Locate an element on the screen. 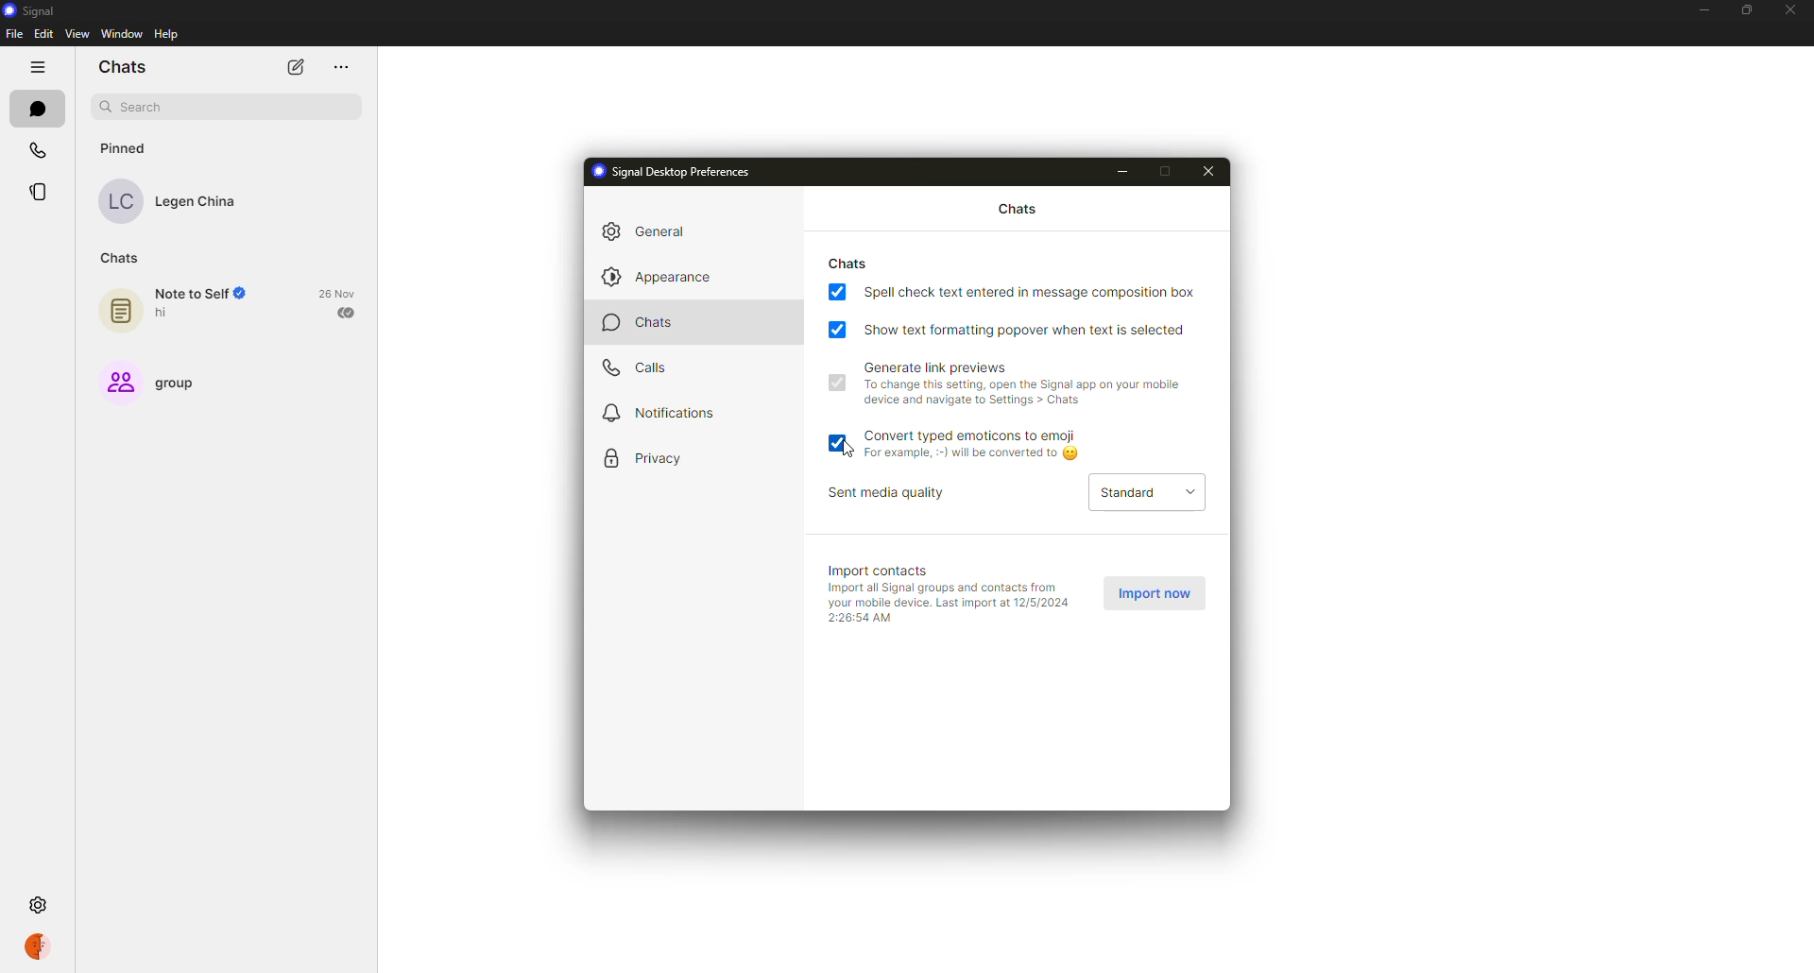 The height and width of the screenshot is (973, 1814). settings is located at coordinates (40, 906).